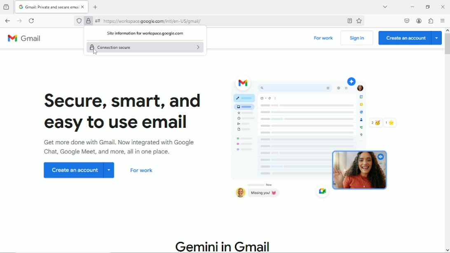 The image size is (450, 253). Describe the element at coordinates (122, 147) in the screenshot. I see `Get more done with Gmail. Now integrated with Google chat, Google meet and more all in one place.` at that location.